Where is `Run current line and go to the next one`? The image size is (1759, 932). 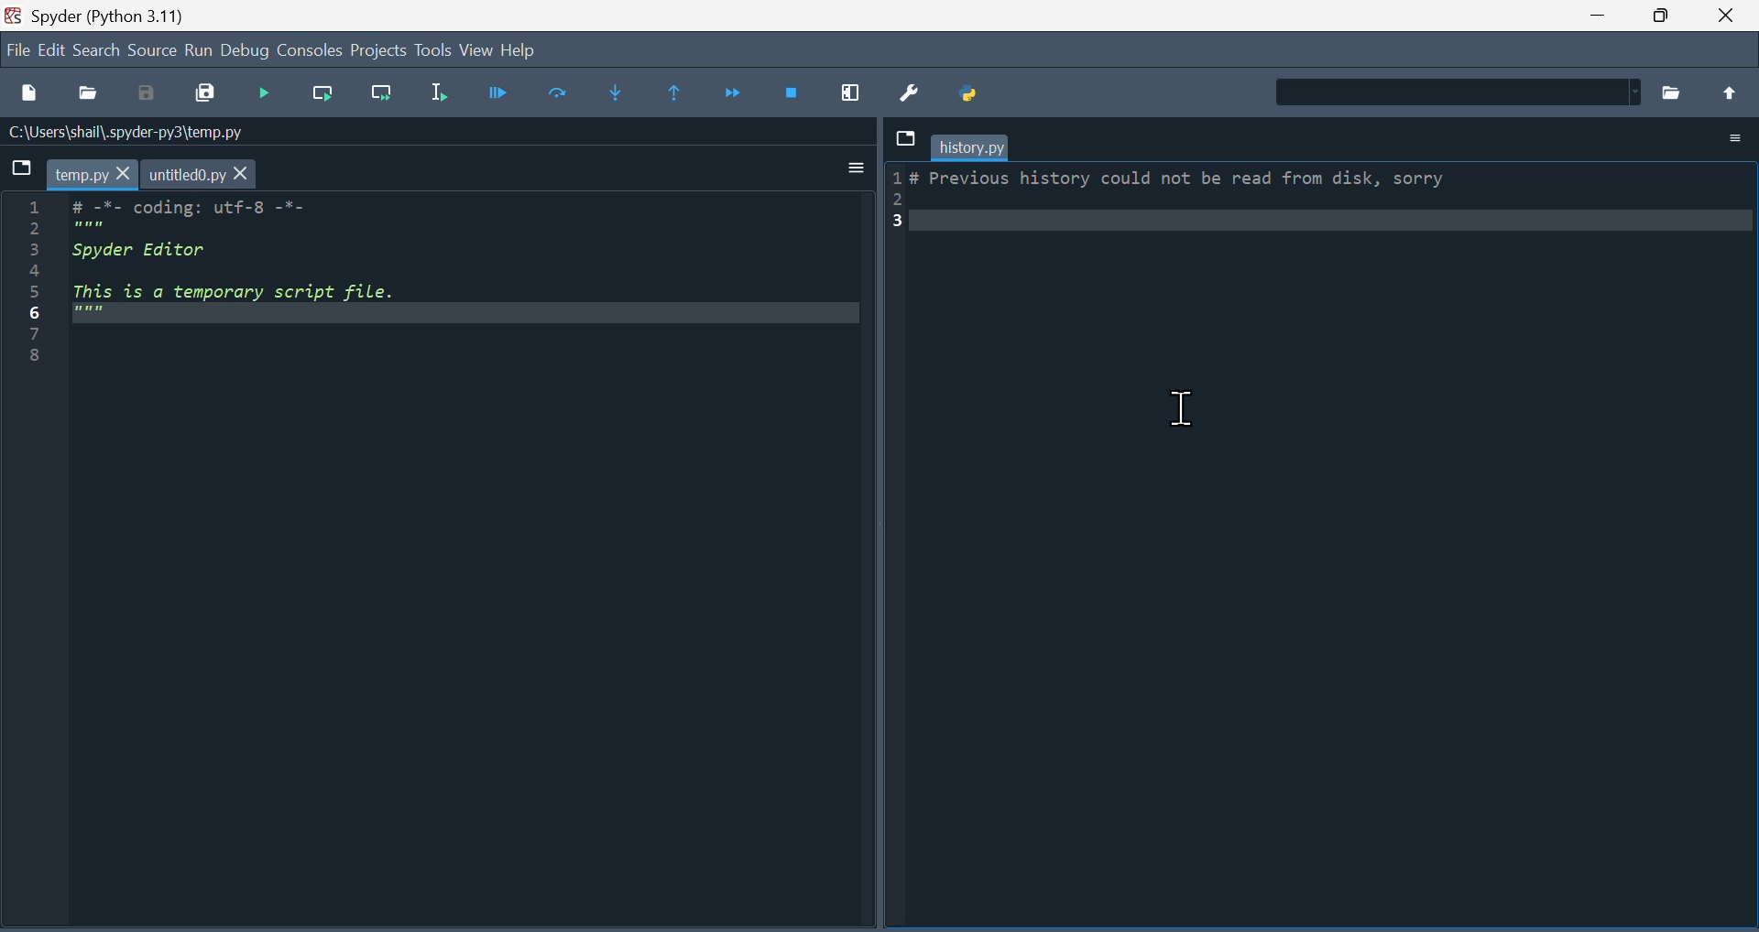 Run current line and go to the next one is located at coordinates (381, 97).